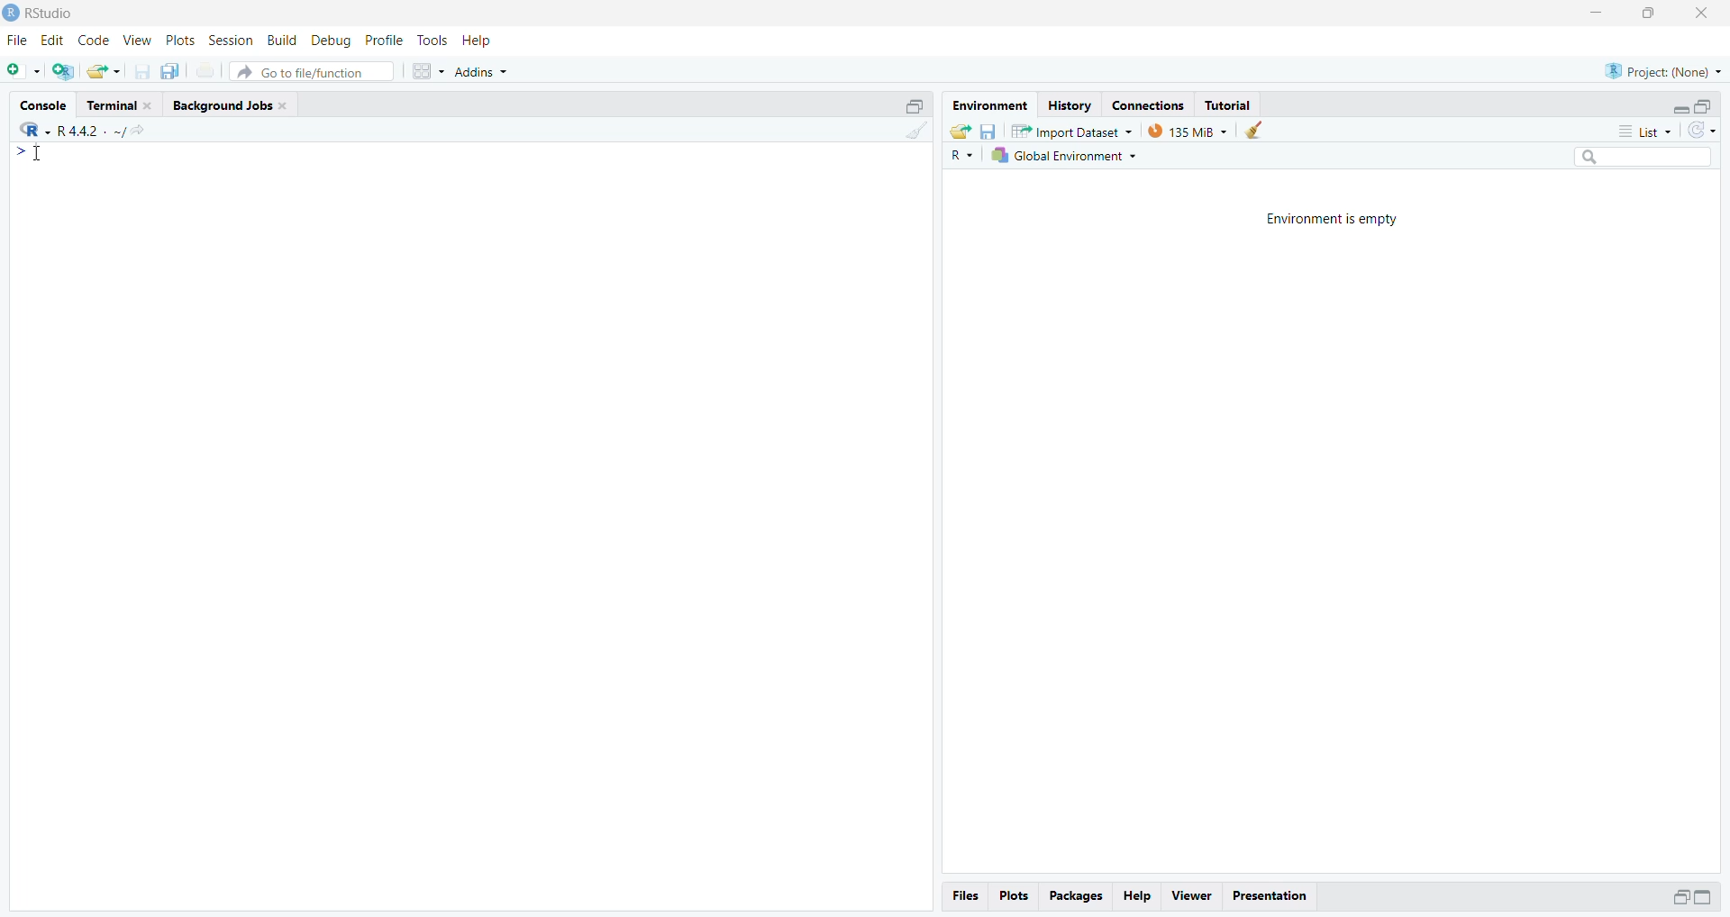 The image size is (1730, 917). What do you see at coordinates (969, 895) in the screenshot?
I see `Files` at bounding box center [969, 895].